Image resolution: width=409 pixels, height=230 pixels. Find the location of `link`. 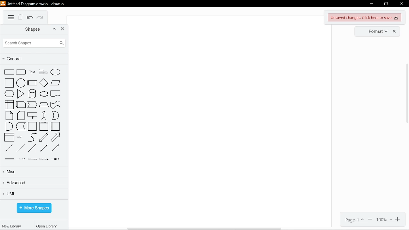

link is located at coordinates (10, 159).